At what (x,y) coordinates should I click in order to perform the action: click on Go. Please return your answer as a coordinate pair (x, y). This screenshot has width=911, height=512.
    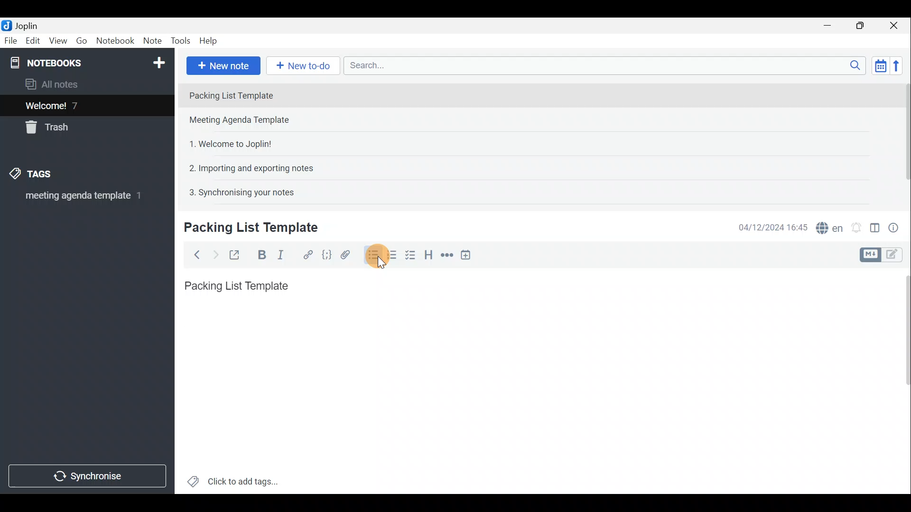
    Looking at the image, I should click on (82, 41).